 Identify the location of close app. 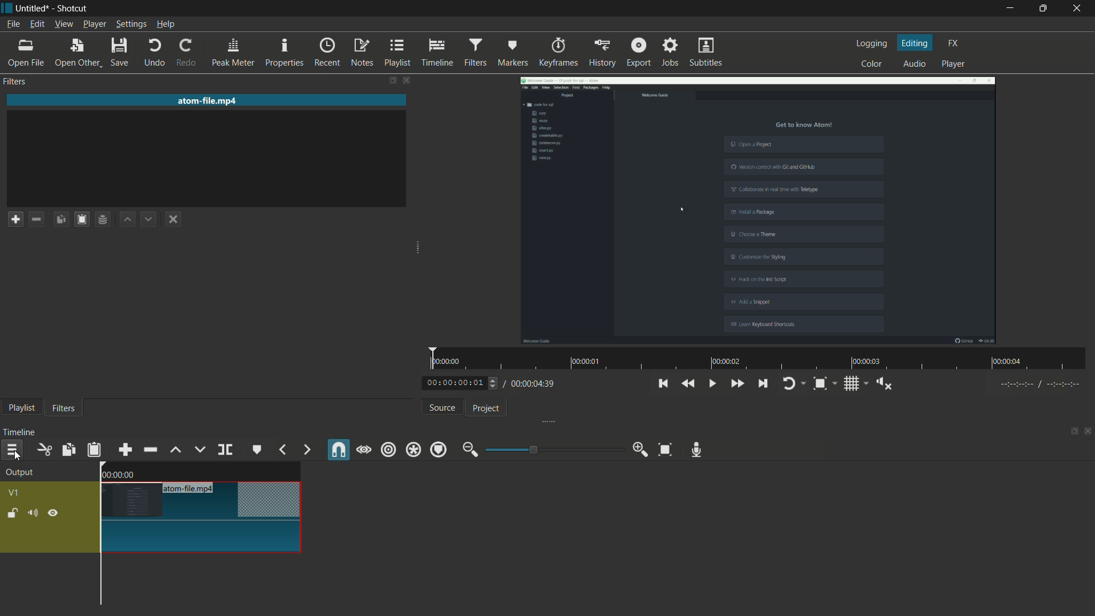
(1078, 9).